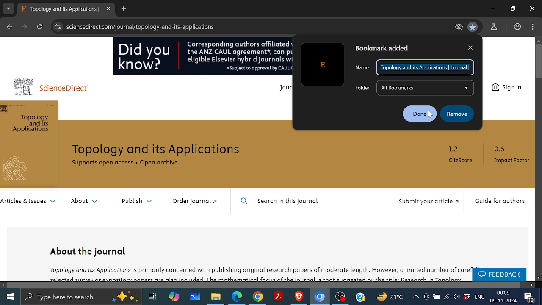 This screenshot has height=305, width=542. What do you see at coordinates (173, 297) in the screenshot?
I see `Copilot` at bounding box center [173, 297].